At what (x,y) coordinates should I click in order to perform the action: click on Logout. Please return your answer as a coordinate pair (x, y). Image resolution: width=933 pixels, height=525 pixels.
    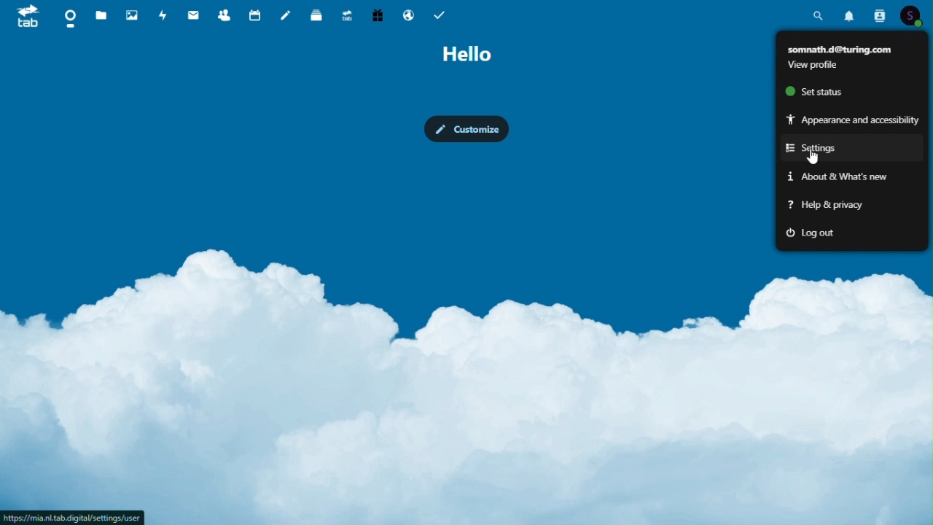
    Looking at the image, I should click on (808, 234).